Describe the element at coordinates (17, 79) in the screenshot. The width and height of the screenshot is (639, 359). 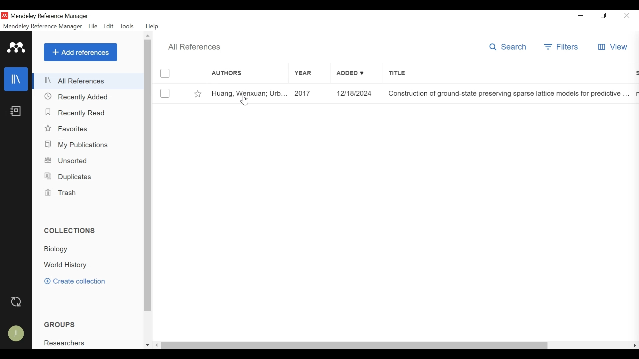
I see `Library` at that location.